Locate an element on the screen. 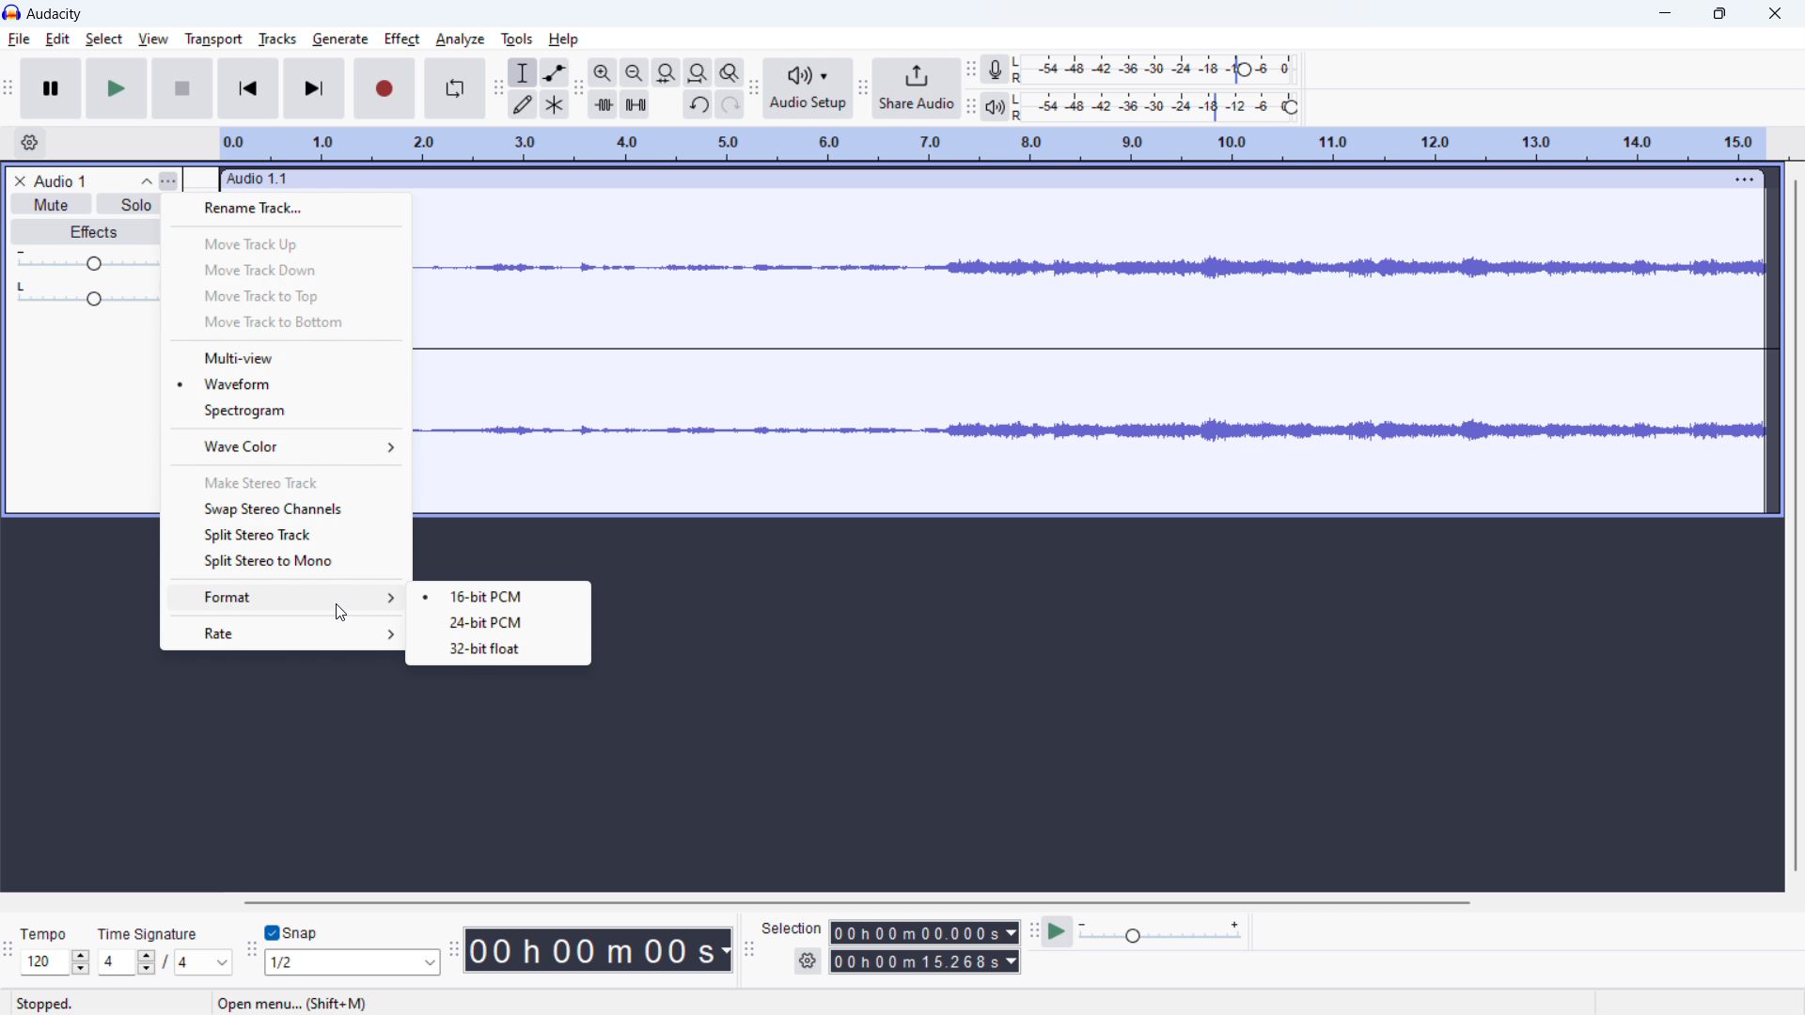 The height and width of the screenshot is (1015, 1805). generate is located at coordinates (341, 39).